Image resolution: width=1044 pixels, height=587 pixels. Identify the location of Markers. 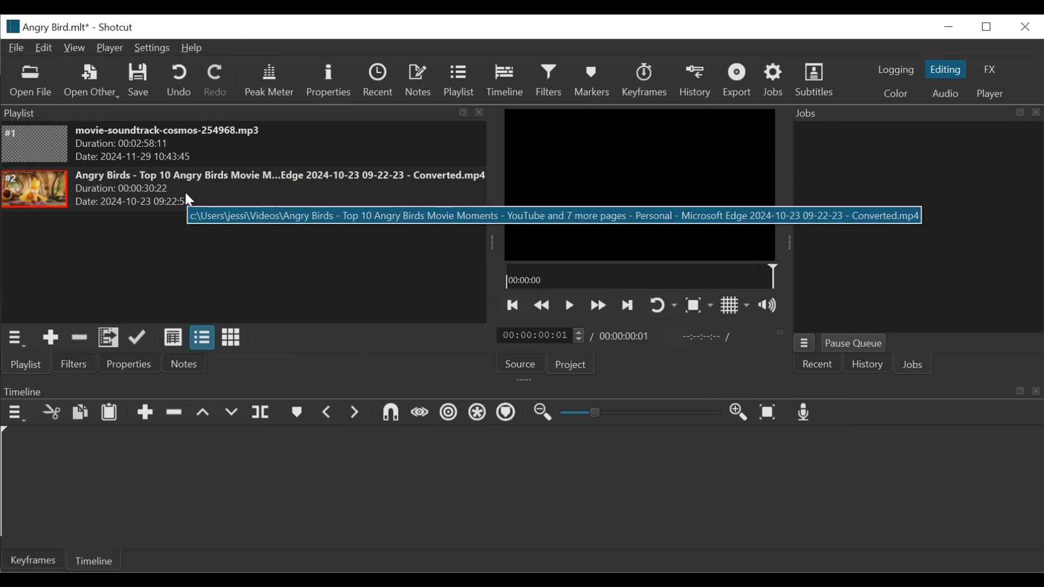
(295, 413).